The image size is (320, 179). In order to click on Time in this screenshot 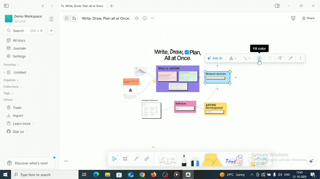, I will do `click(301, 172)`.